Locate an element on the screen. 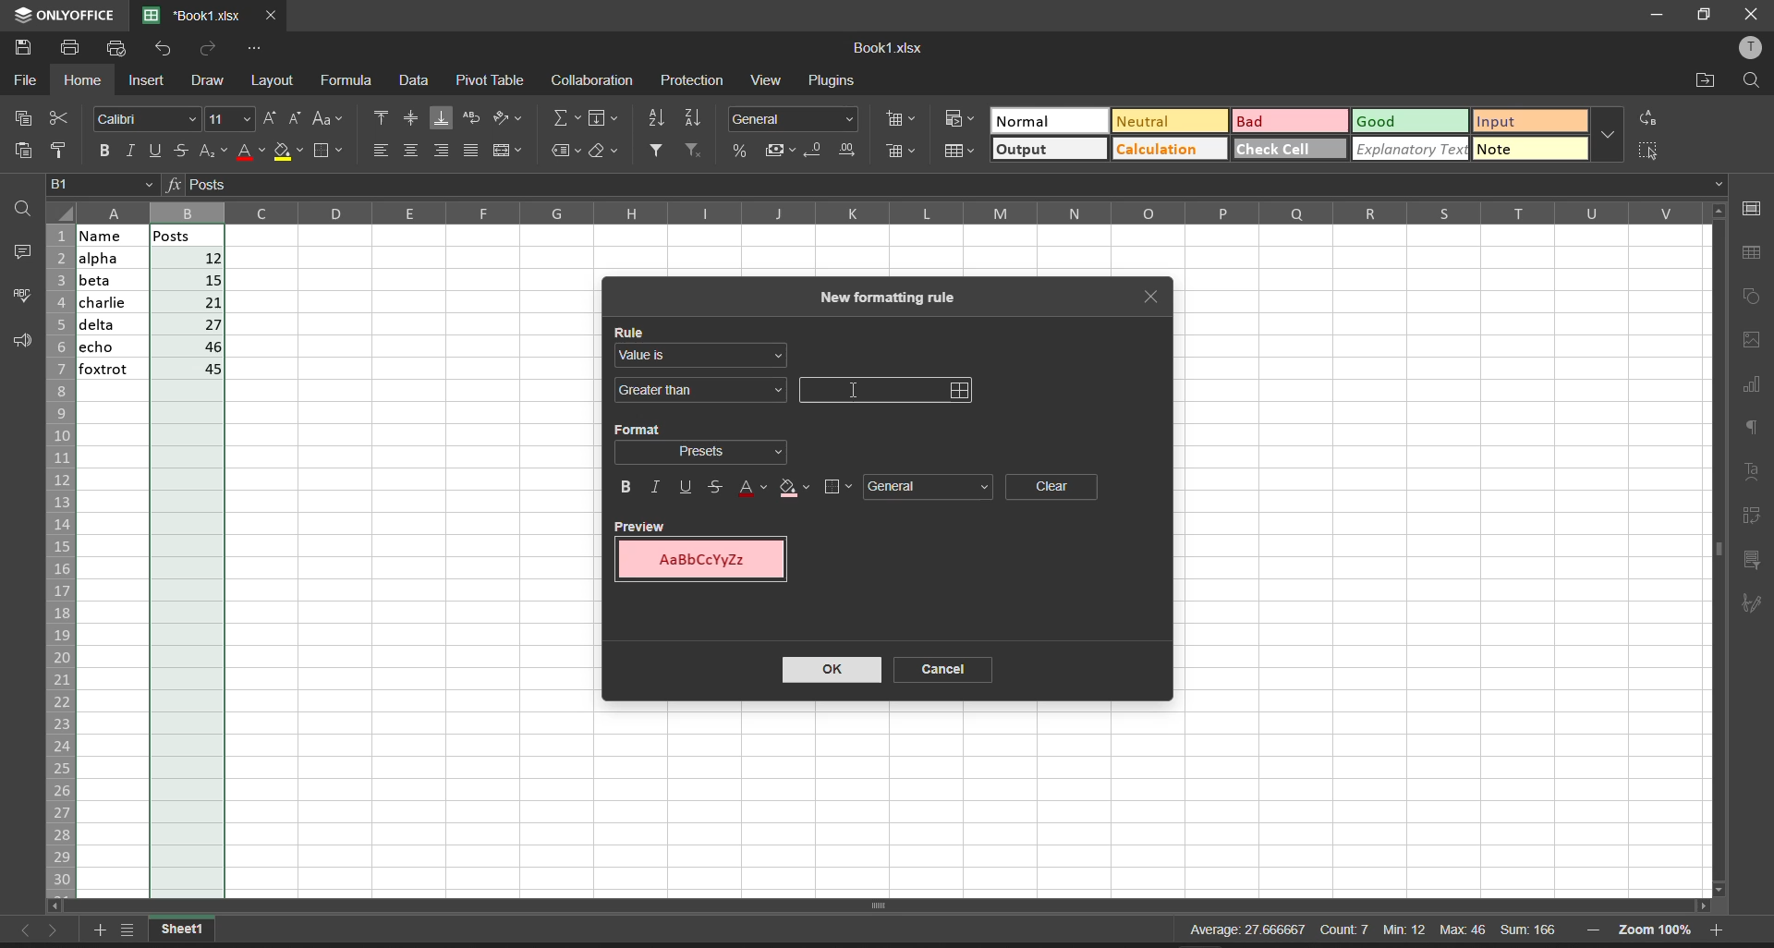 The image size is (1774, 948). align top is located at coordinates (378, 120).